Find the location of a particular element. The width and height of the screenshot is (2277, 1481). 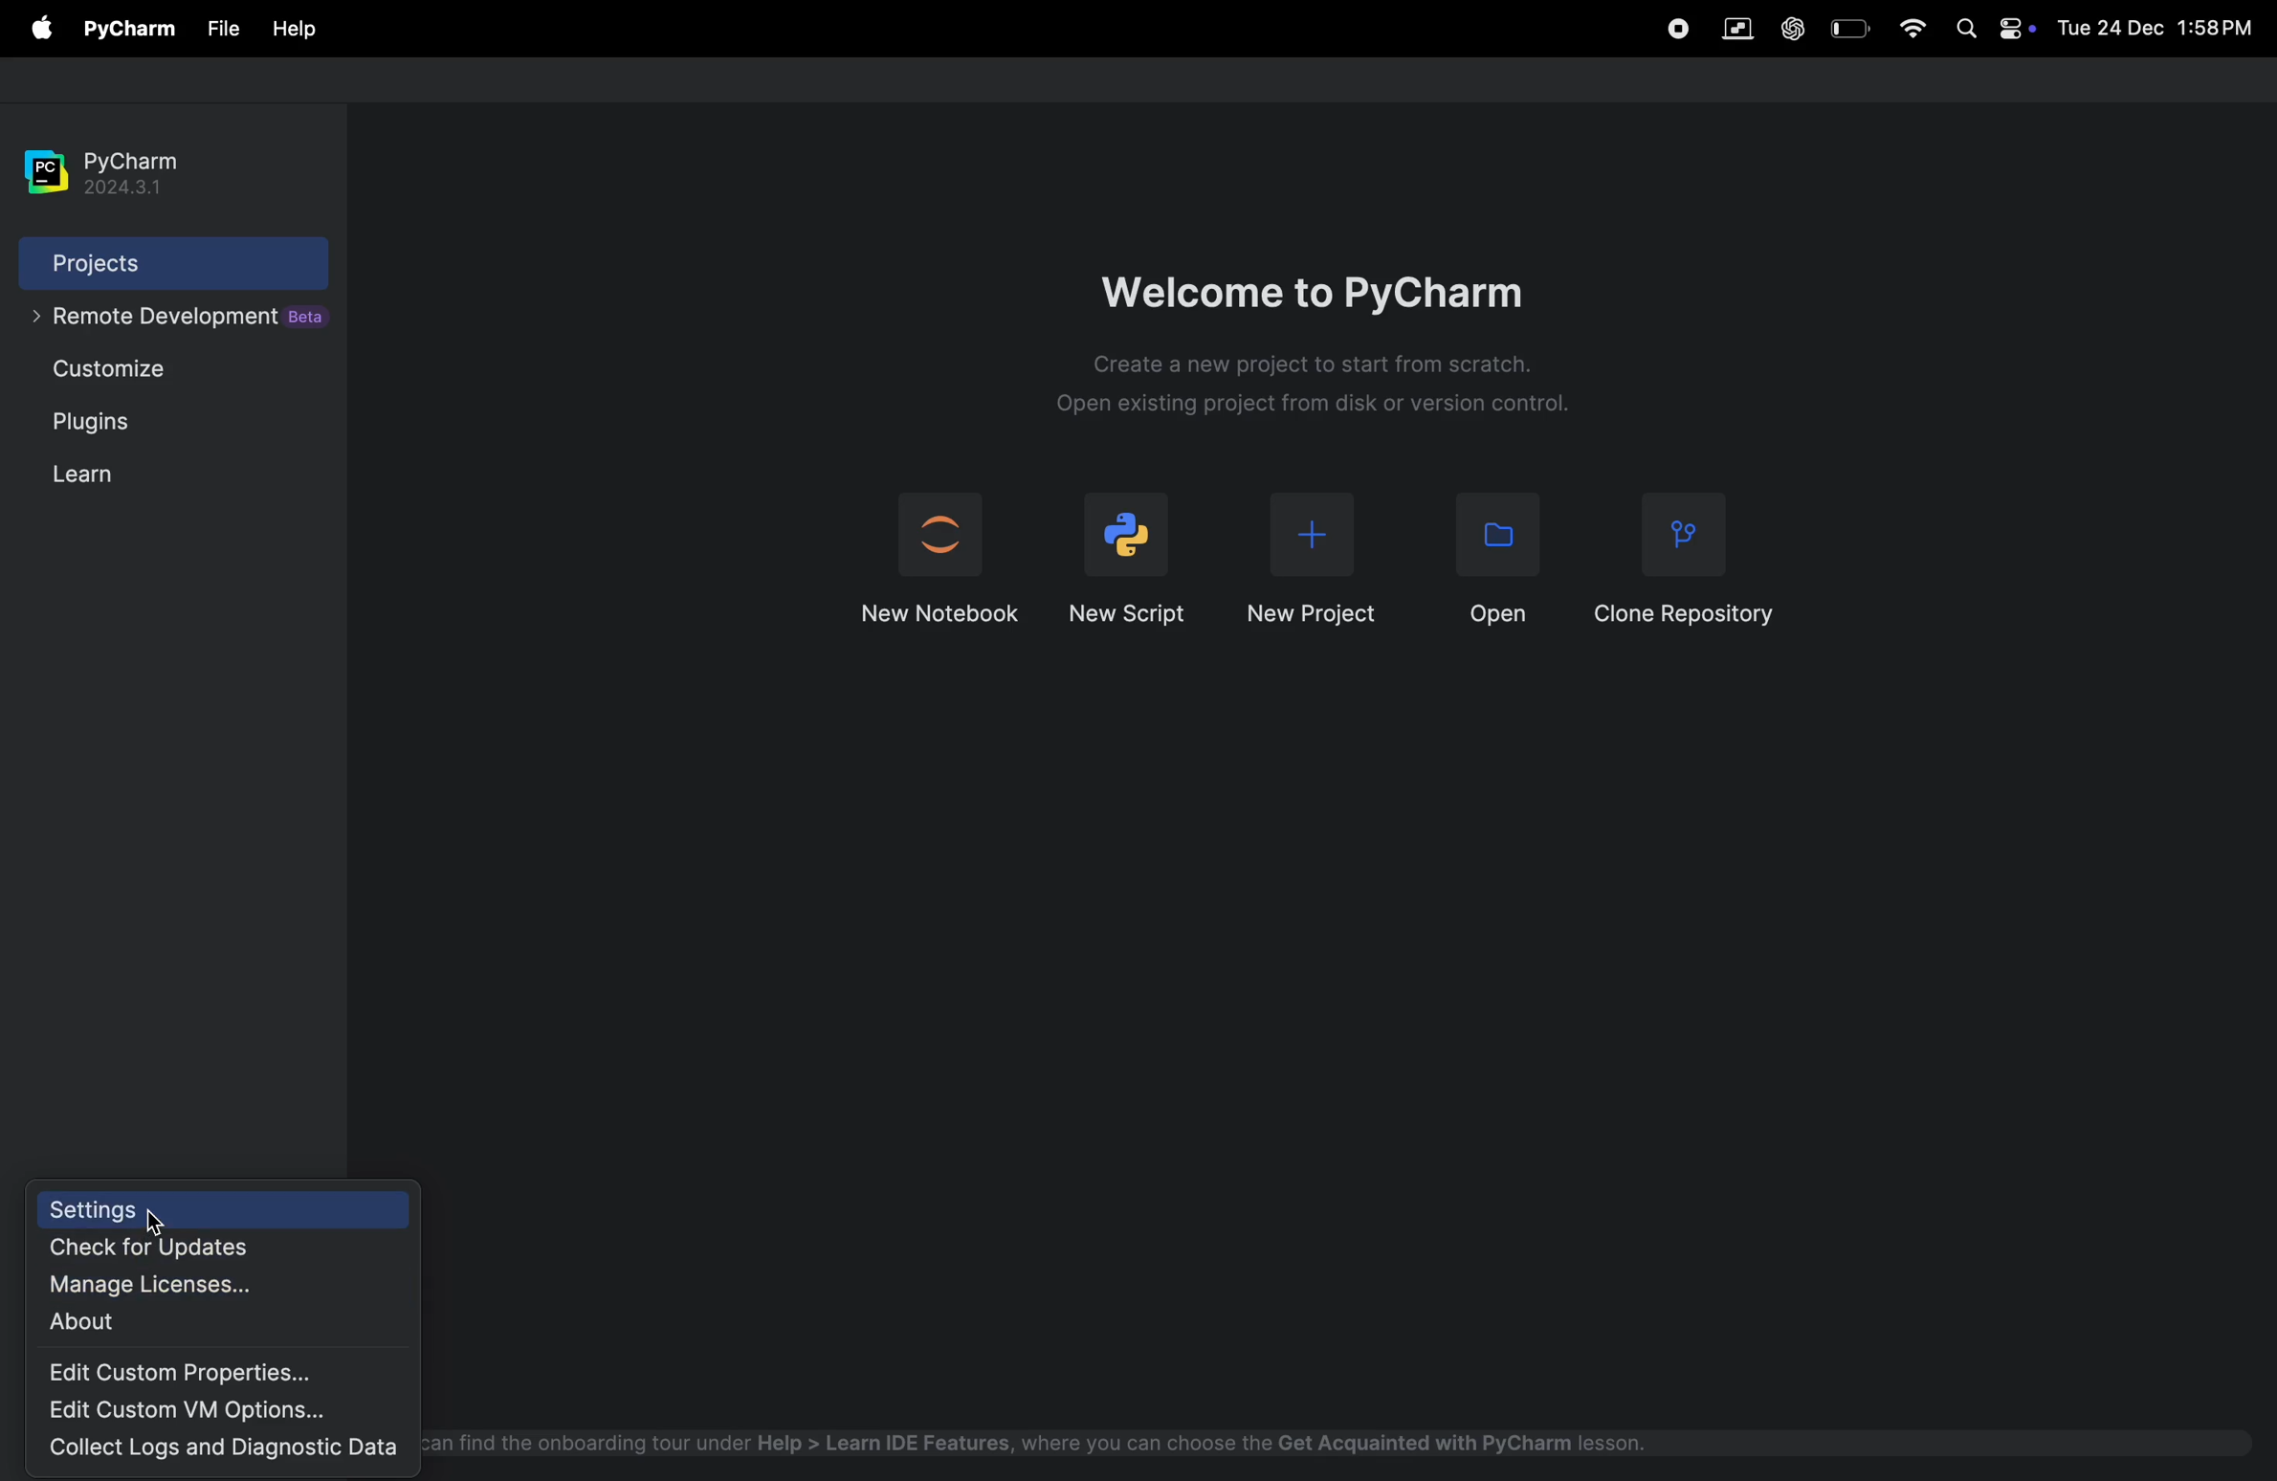

edit custom properties is located at coordinates (206, 1372).